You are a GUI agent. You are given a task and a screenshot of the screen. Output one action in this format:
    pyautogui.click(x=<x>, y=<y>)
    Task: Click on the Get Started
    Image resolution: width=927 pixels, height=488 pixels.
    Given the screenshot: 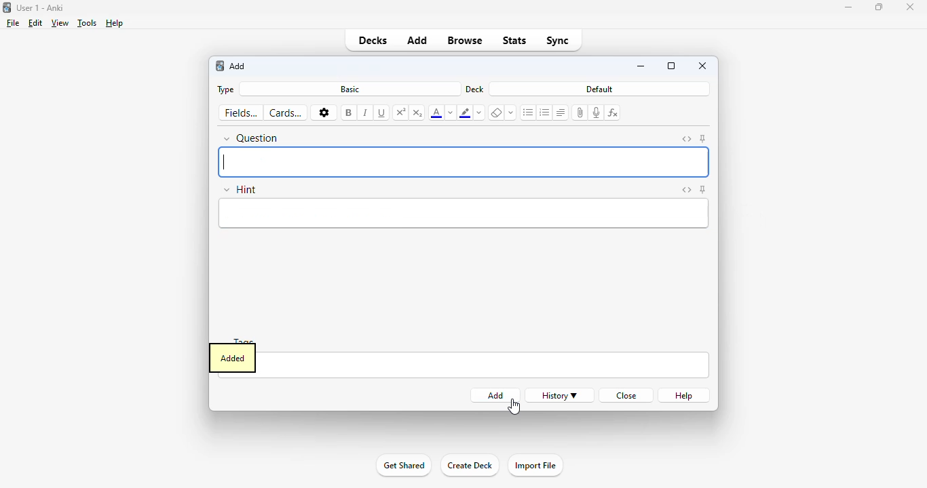 What is the action you would take?
    pyautogui.click(x=403, y=466)
    